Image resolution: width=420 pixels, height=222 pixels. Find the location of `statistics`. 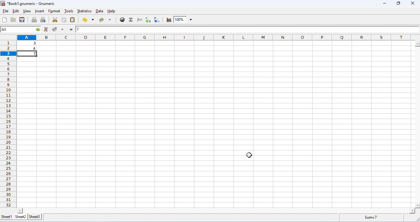

statistics is located at coordinates (85, 11).